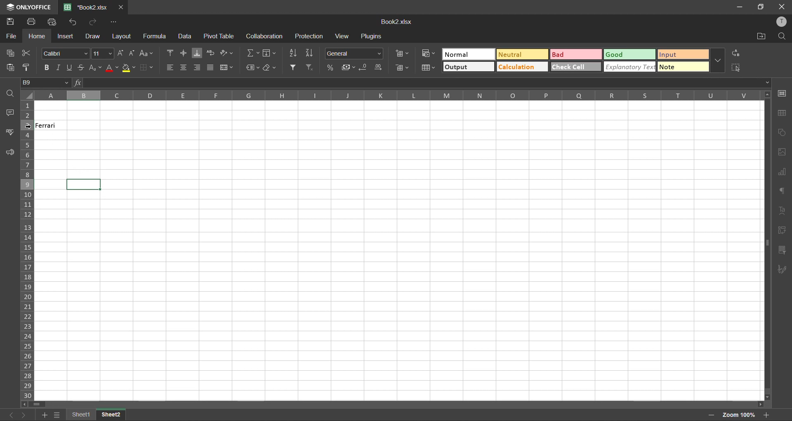  Describe the element at coordinates (738, 70) in the screenshot. I see `select all` at that location.